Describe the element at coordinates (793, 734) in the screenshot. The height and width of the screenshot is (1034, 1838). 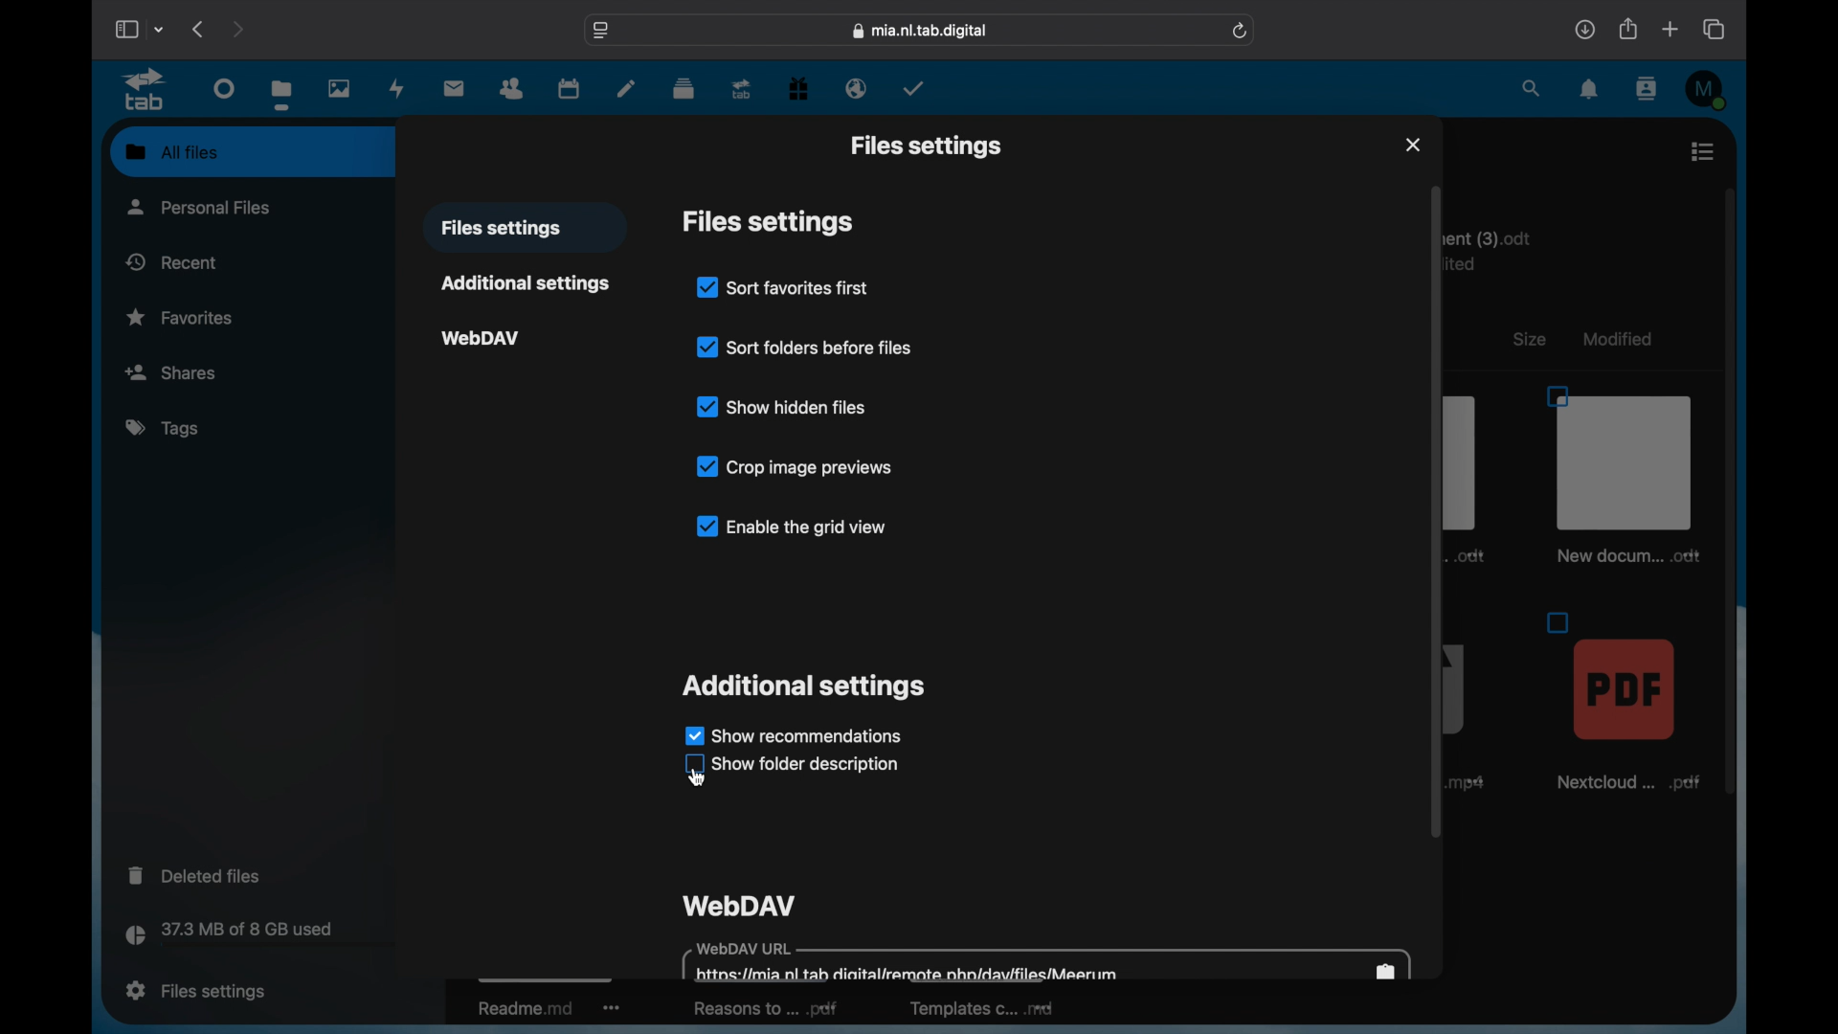
I see `show recommendations` at that location.